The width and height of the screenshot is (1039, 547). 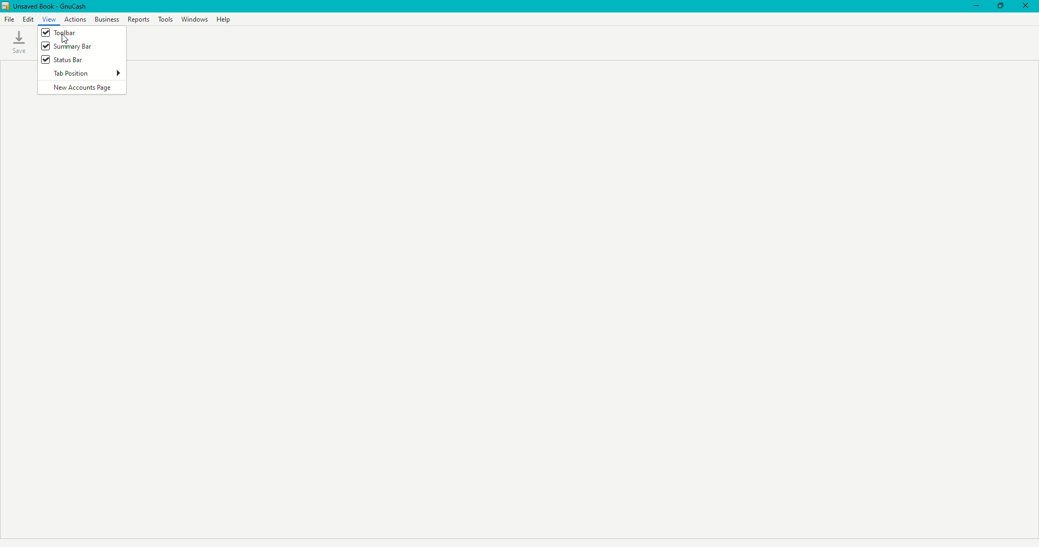 I want to click on Status Bar, so click(x=66, y=60).